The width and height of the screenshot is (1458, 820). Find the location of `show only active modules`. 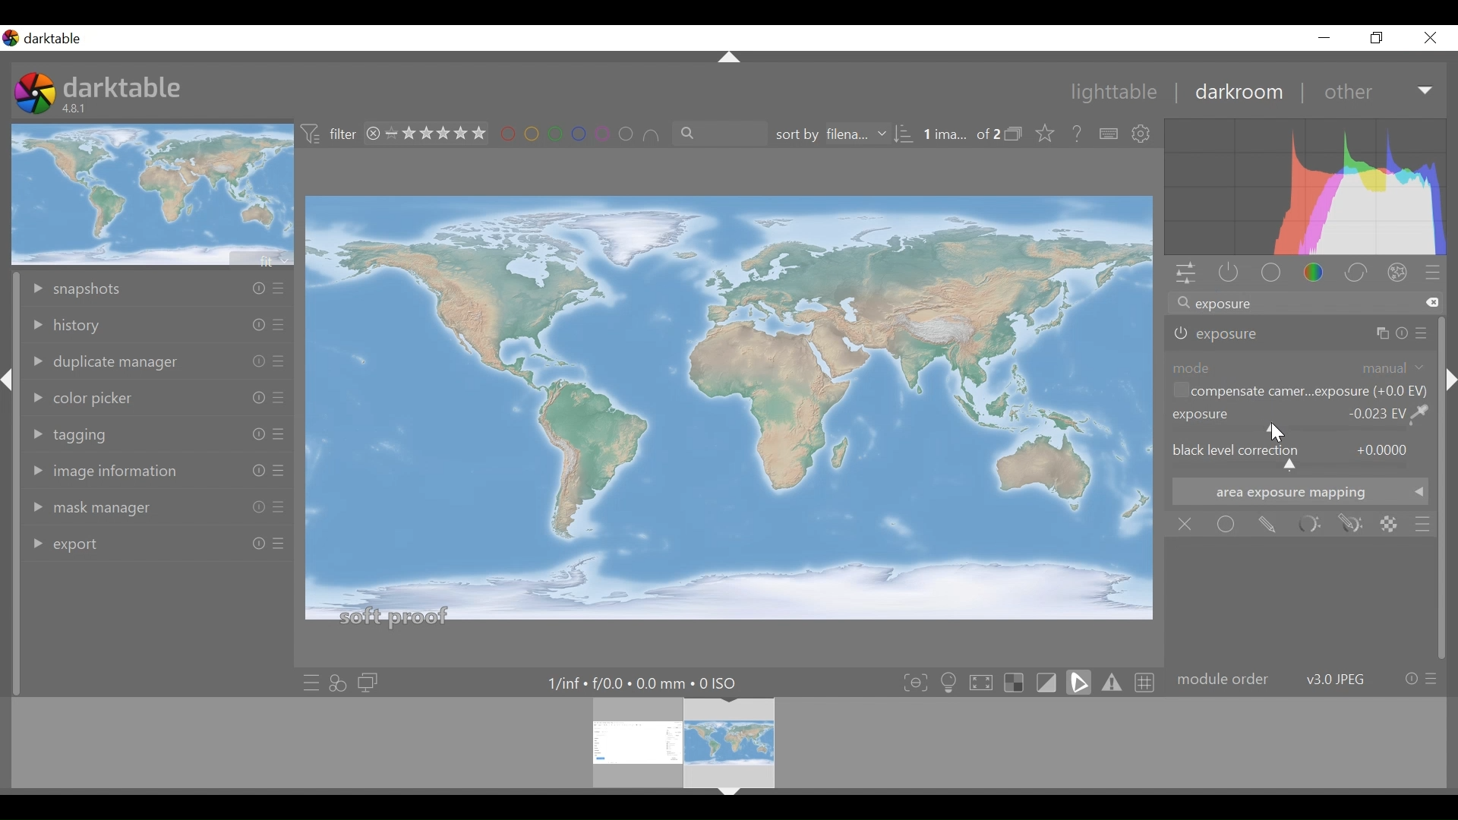

show only active modules is located at coordinates (1225, 274).